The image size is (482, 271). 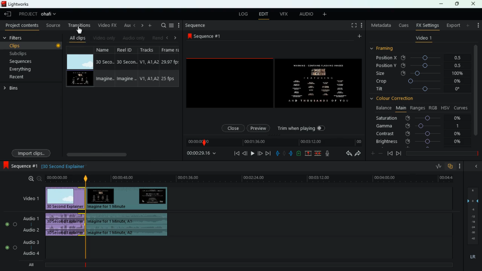 I want to click on radio button, so click(x=9, y=234).